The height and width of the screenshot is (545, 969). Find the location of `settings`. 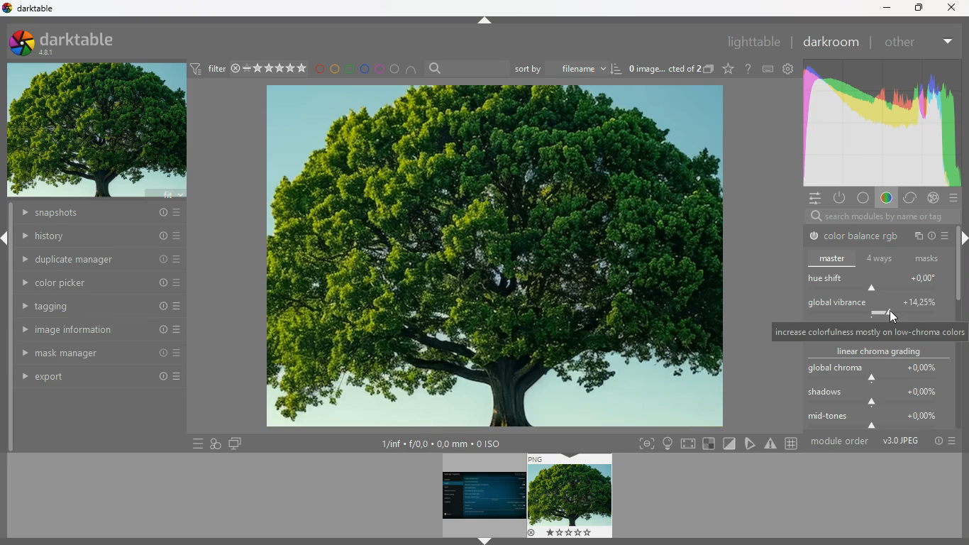

settings is located at coordinates (812, 197).